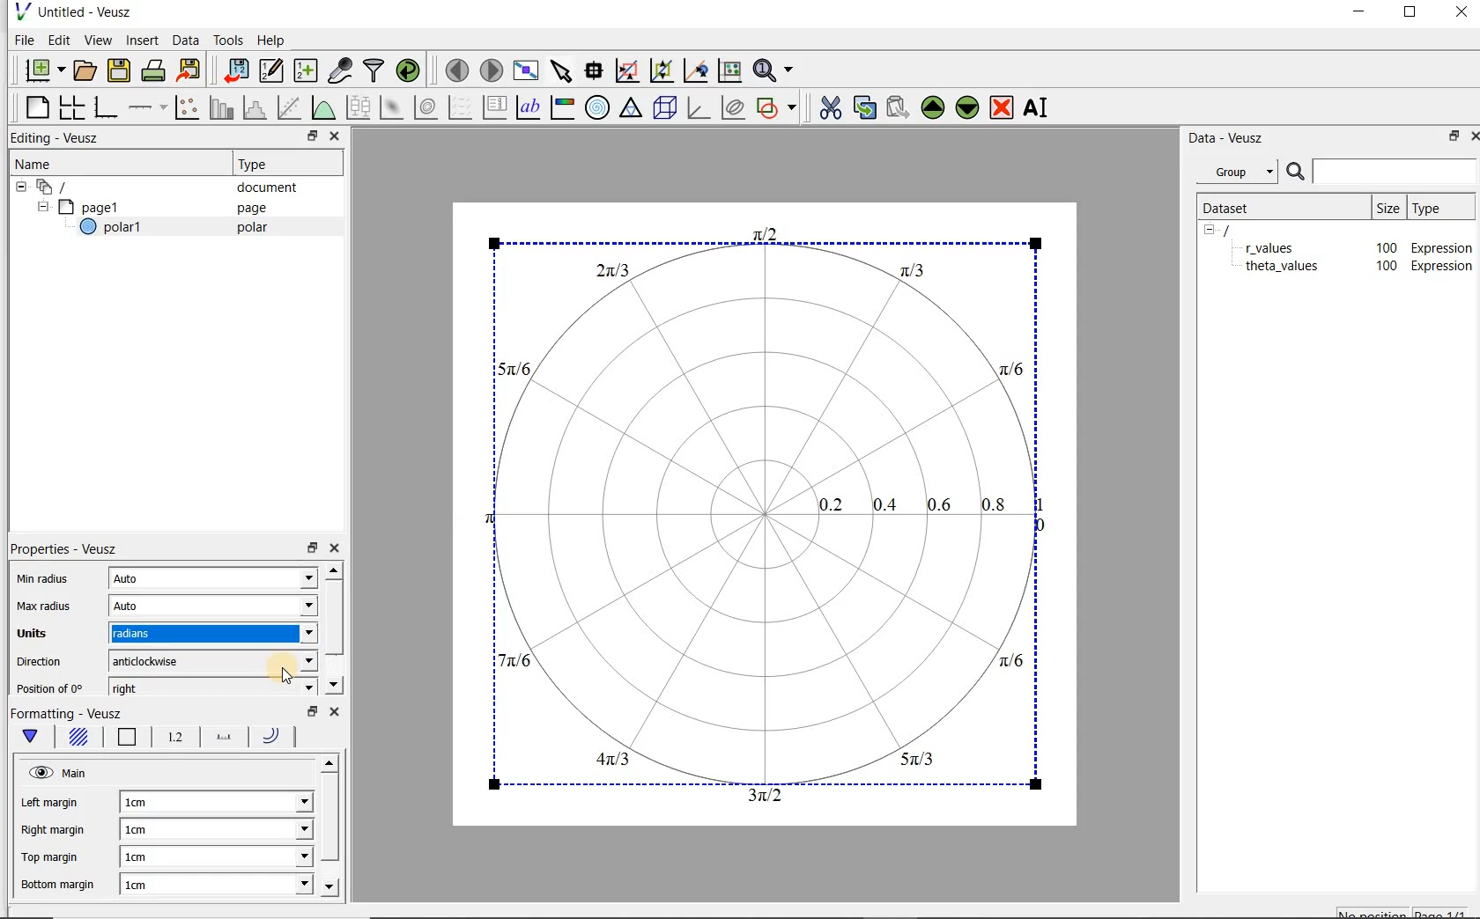 The height and width of the screenshot is (919, 1480). Describe the element at coordinates (34, 105) in the screenshot. I see `blank page` at that location.